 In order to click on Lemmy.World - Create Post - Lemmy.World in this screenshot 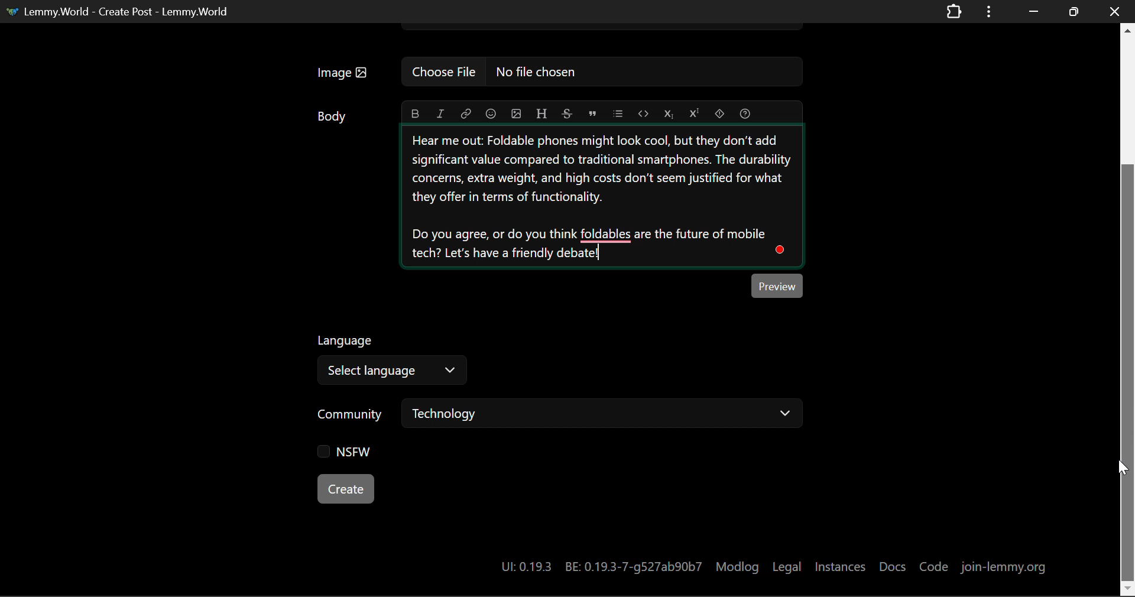, I will do `click(120, 11)`.